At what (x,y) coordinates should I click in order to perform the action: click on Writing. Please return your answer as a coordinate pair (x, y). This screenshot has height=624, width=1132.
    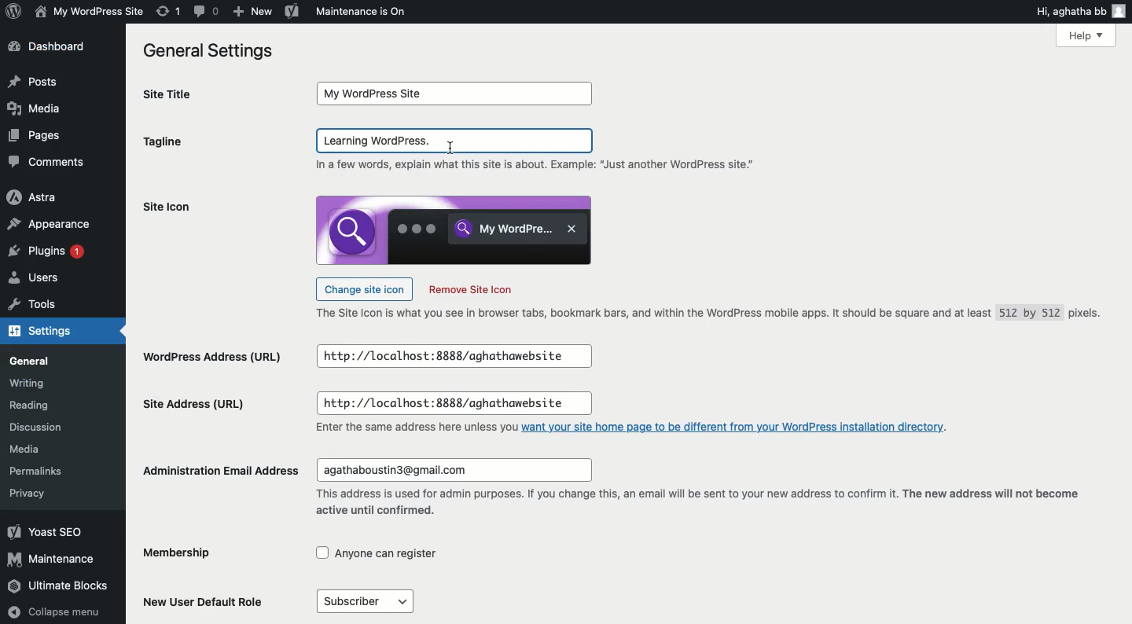
    Looking at the image, I should click on (28, 383).